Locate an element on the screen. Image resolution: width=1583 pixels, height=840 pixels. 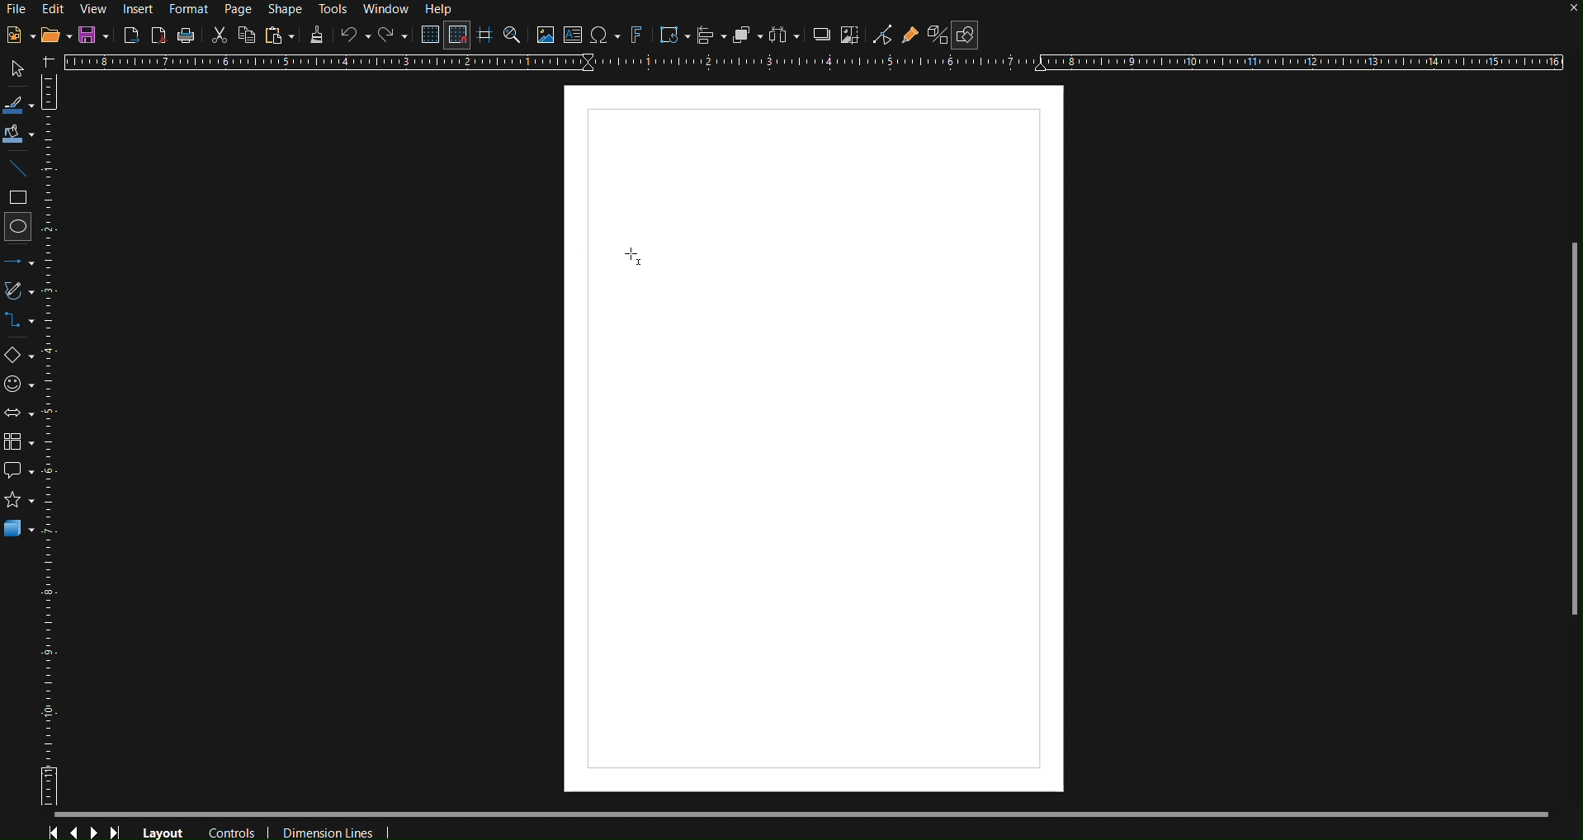
Horizontal Ruler is located at coordinates (813, 63).